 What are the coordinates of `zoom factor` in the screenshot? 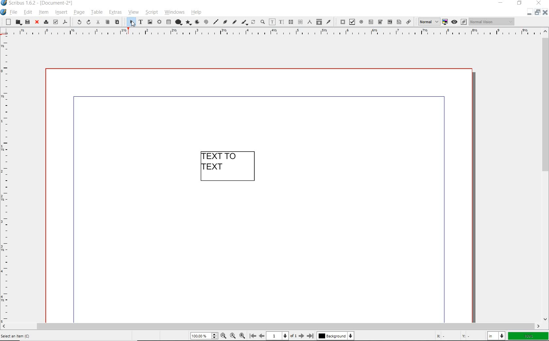 It's located at (528, 336).